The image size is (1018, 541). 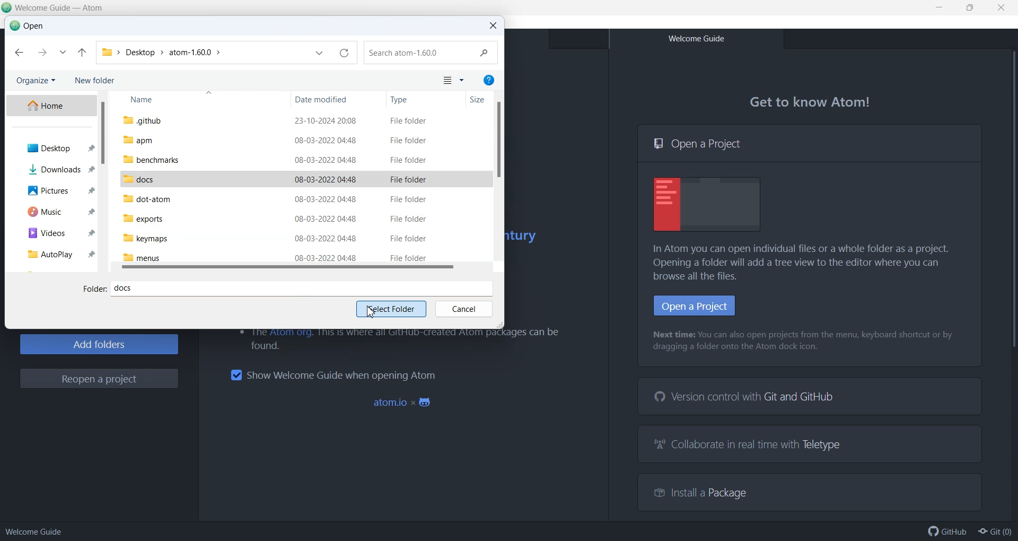 I want to click on Welcome guide, so click(x=34, y=531).